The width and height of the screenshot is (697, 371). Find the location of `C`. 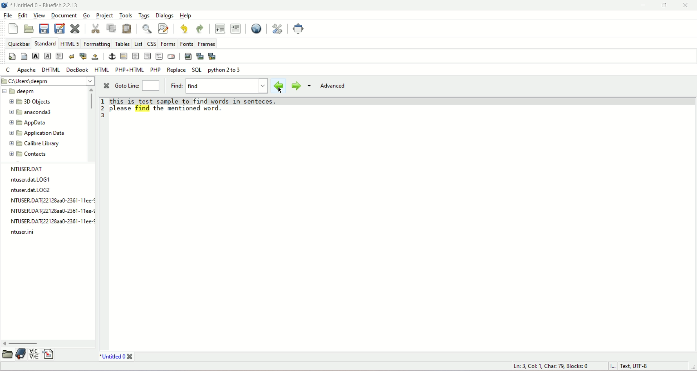

C is located at coordinates (8, 69).